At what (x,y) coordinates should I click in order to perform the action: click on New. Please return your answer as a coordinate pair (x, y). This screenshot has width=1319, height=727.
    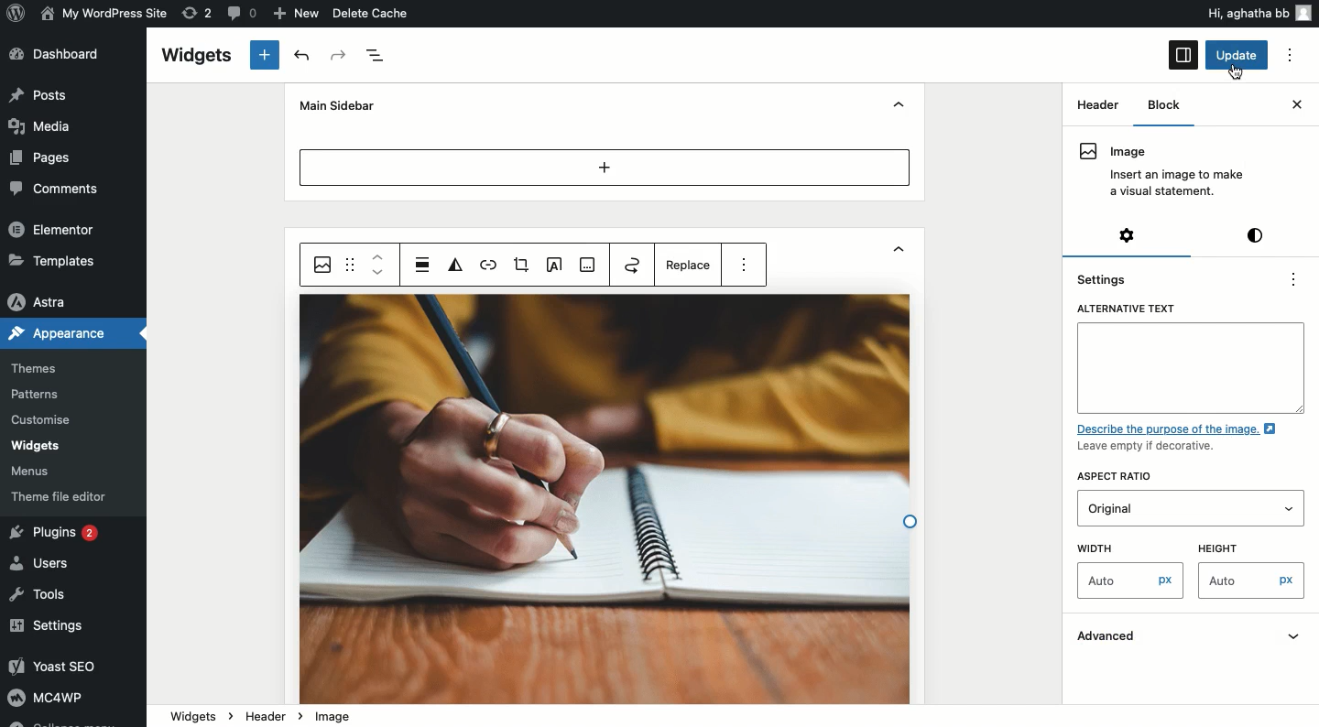
    Looking at the image, I should click on (299, 14).